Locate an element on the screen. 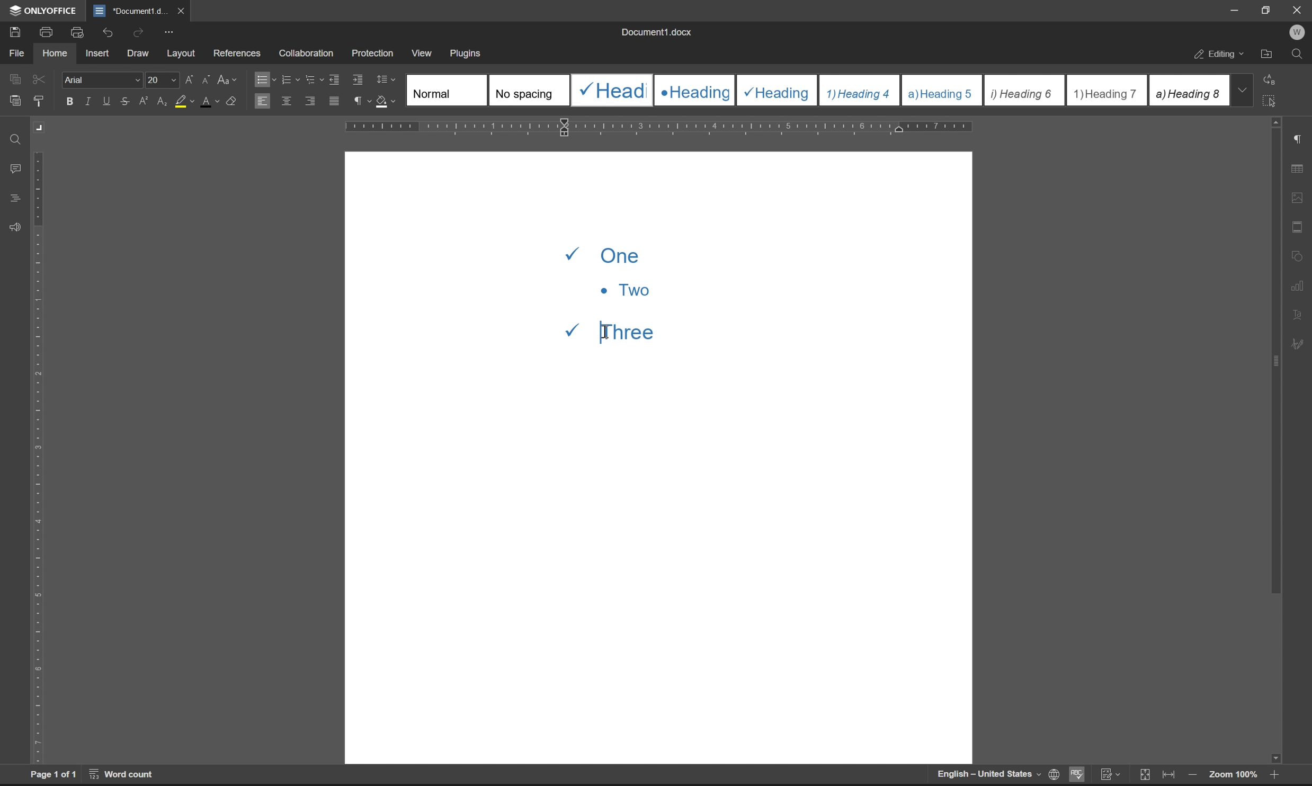 This screenshot has width=1312, height=786. one is located at coordinates (608, 254).